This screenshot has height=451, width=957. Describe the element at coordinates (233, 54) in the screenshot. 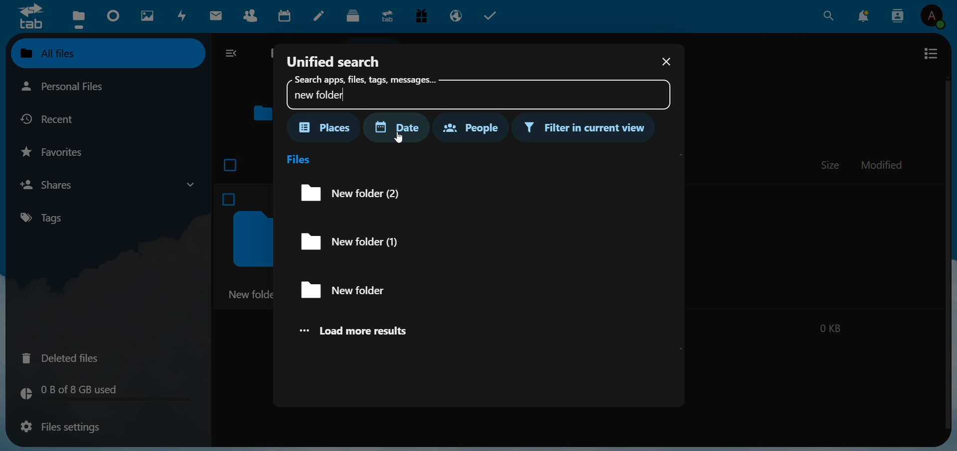

I see `collapse` at that location.